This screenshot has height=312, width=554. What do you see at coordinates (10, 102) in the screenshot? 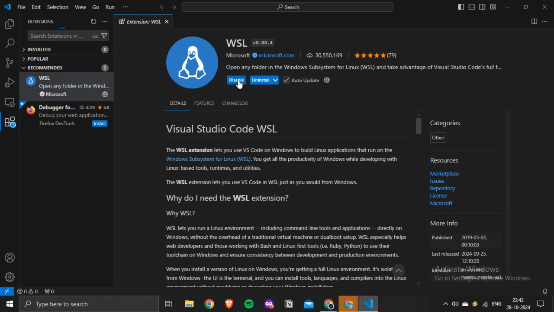
I see `screen` at bounding box center [10, 102].